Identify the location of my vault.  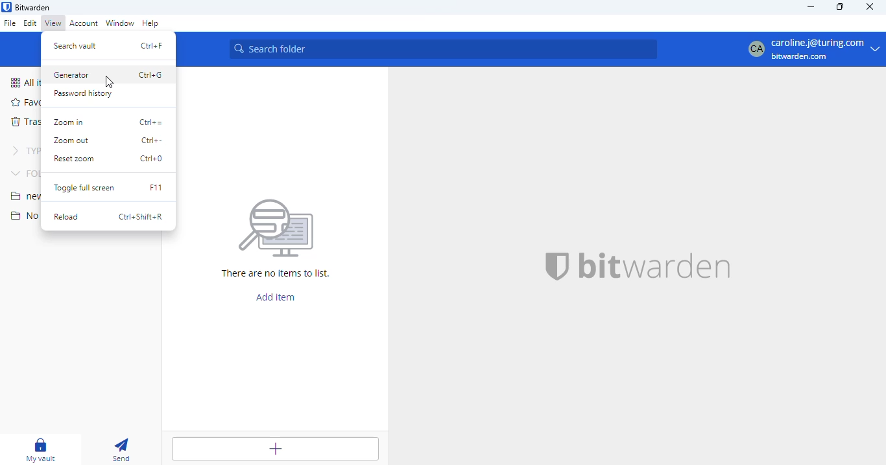
(42, 450).